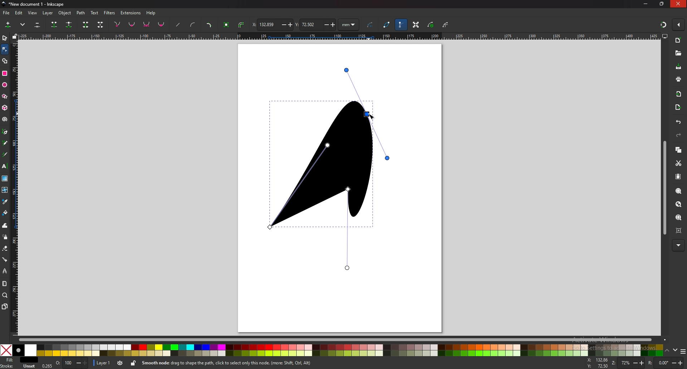 Image resolution: width=687 pixels, height=369 pixels. I want to click on x coordinate, so click(272, 25).